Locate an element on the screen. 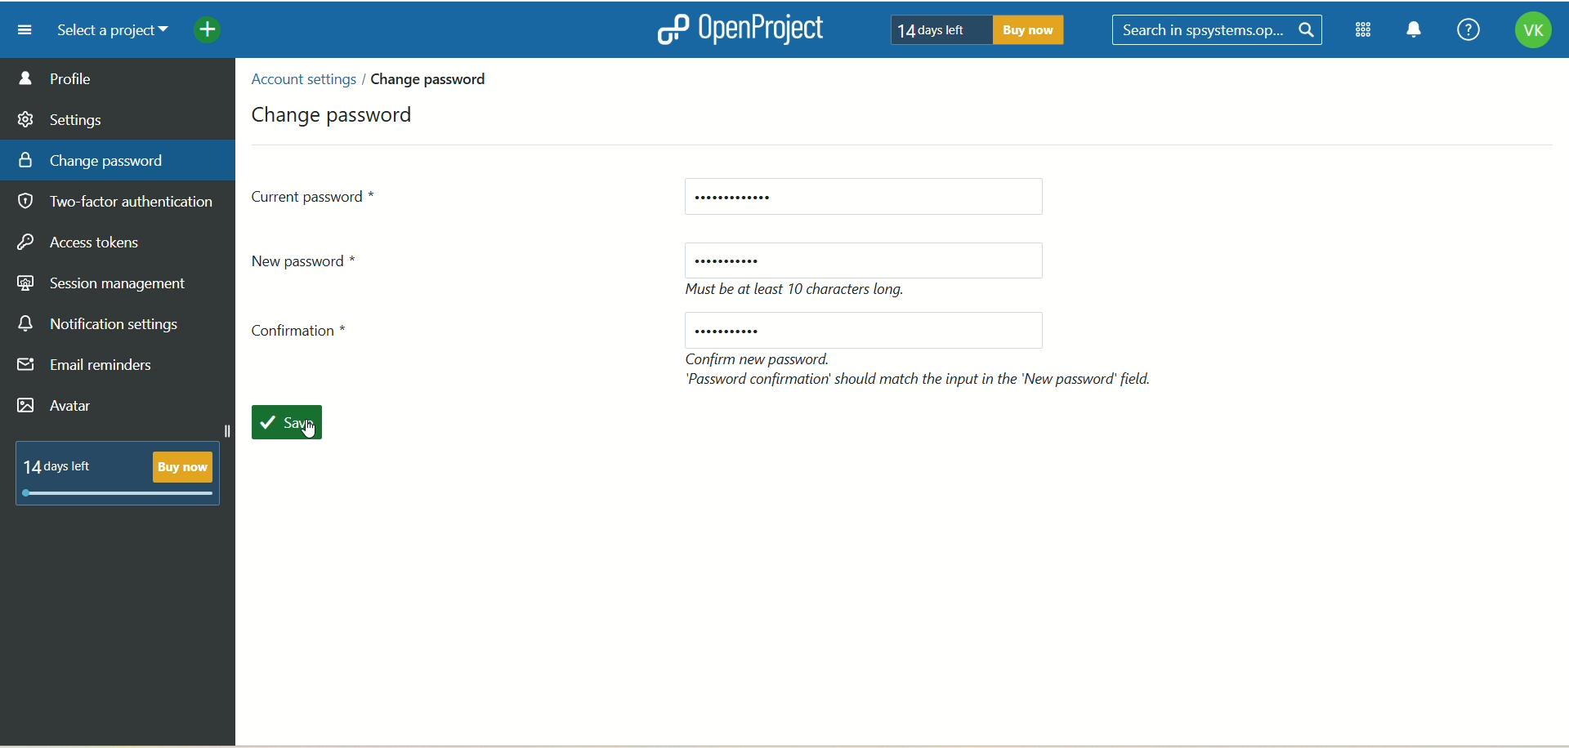  text is located at coordinates (923, 369).